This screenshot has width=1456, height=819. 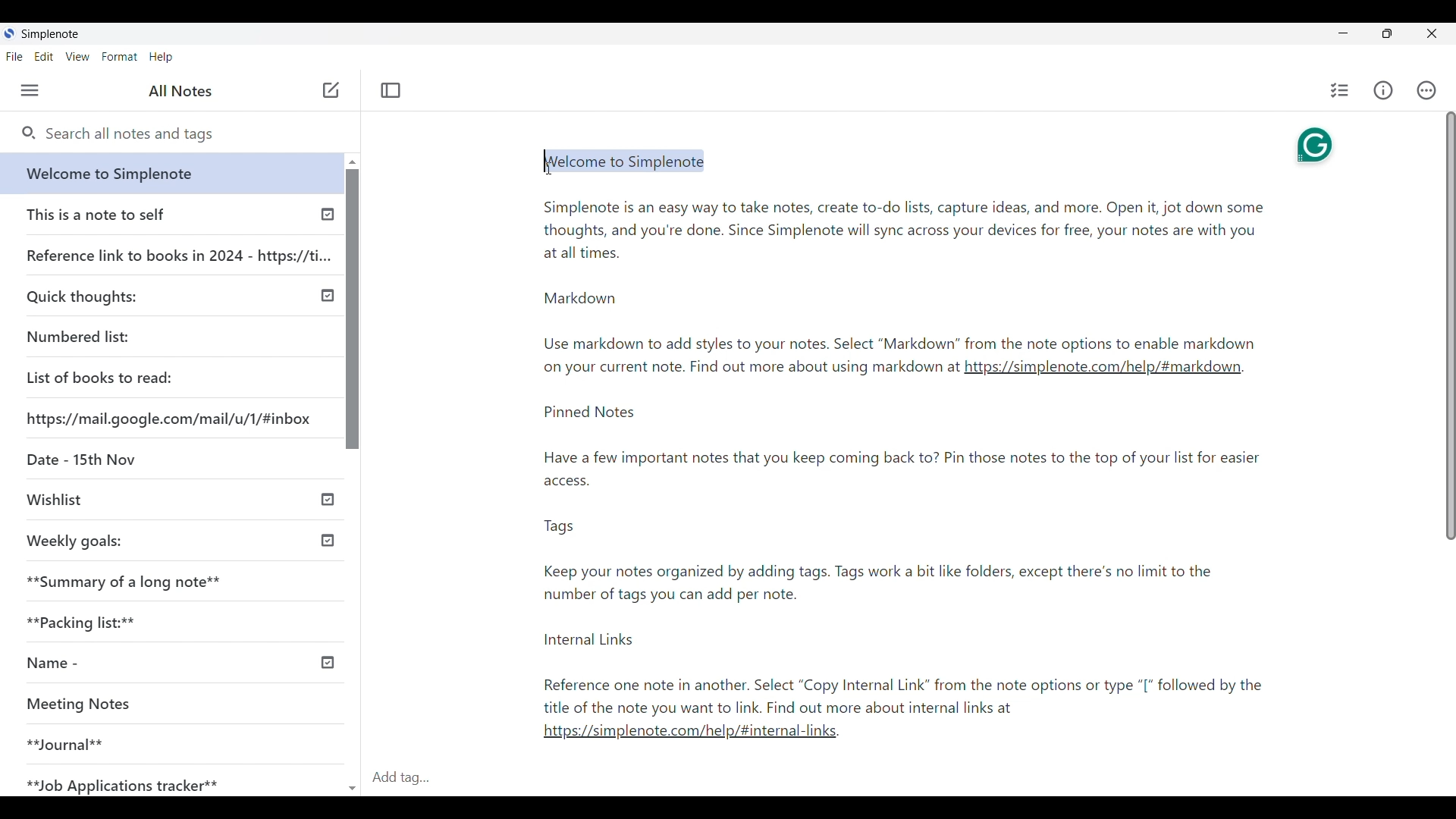 I want to click on link, so click(x=1103, y=372).